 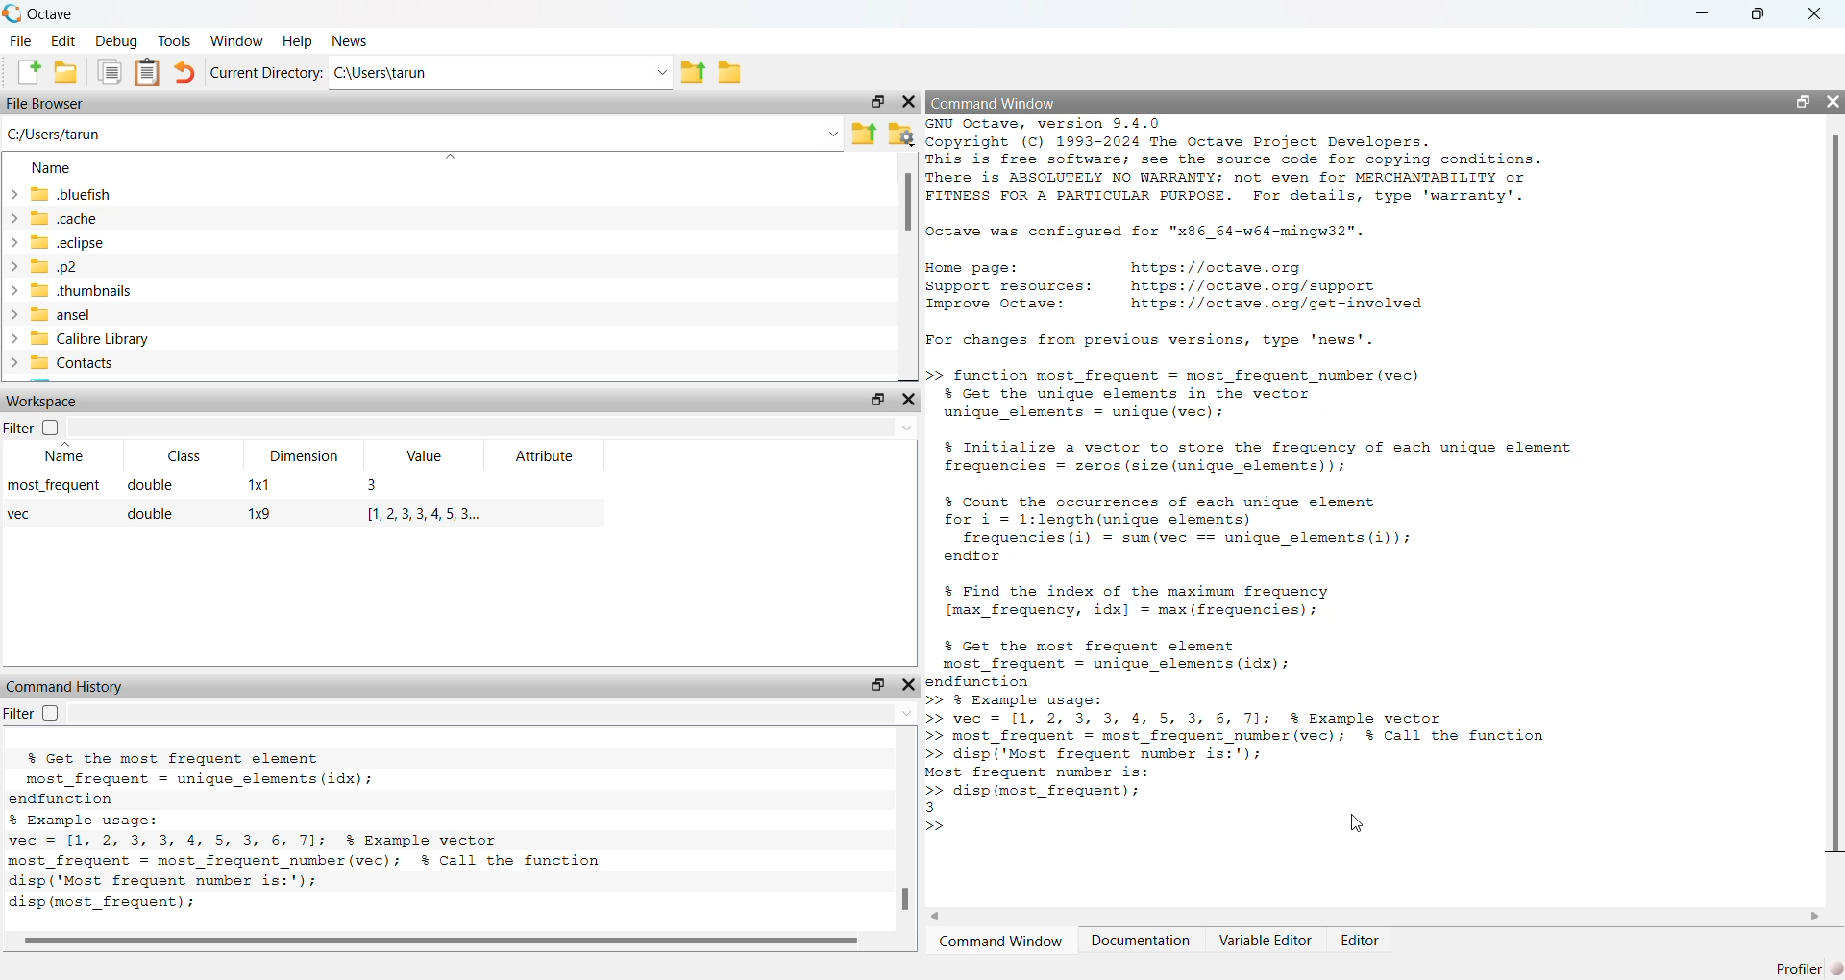 I want to click on Open an existing file in editor, so click(x=67, y=71).